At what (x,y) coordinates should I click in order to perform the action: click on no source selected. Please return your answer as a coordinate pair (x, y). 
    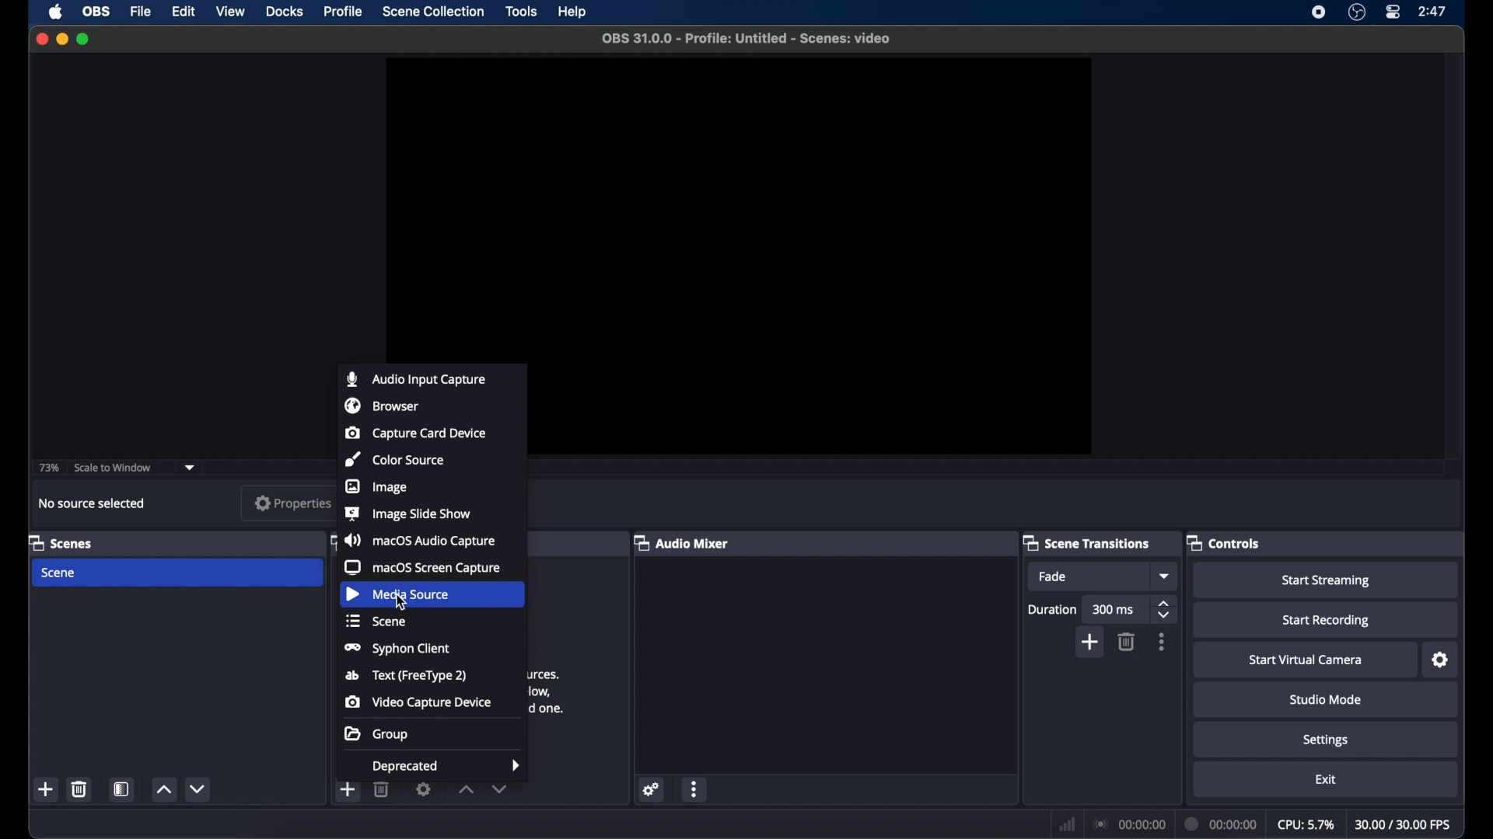
    Looking at the image, I should click on (92, 503).